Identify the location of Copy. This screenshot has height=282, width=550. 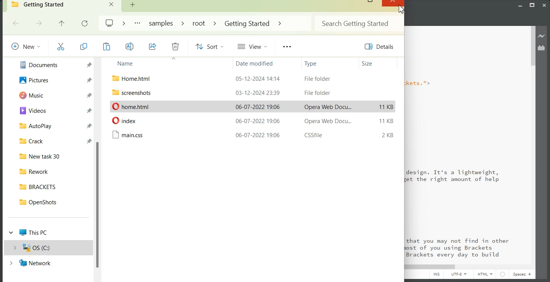
(107, 46).